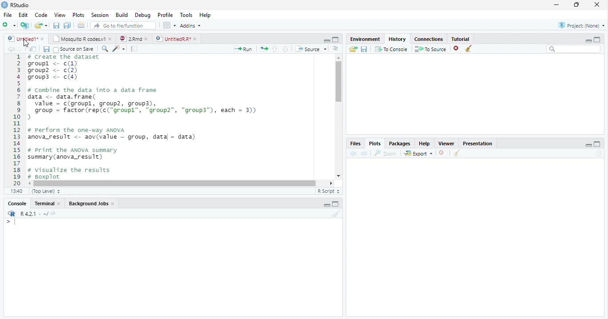 This screenshot has height=319, width=608. I want to click on Scrollbar, so click(337, 117).